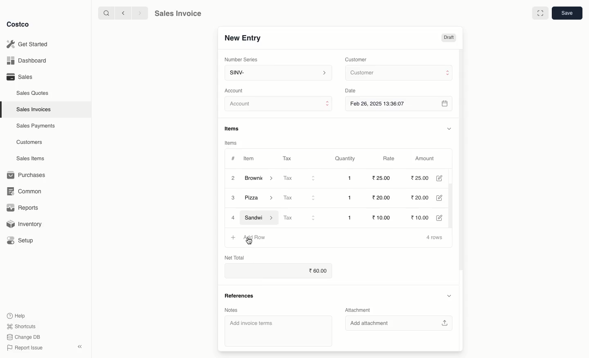 Image resolution: width=589 pixels, height=358 pixels. I want to click on Tax, so click(300, 179).